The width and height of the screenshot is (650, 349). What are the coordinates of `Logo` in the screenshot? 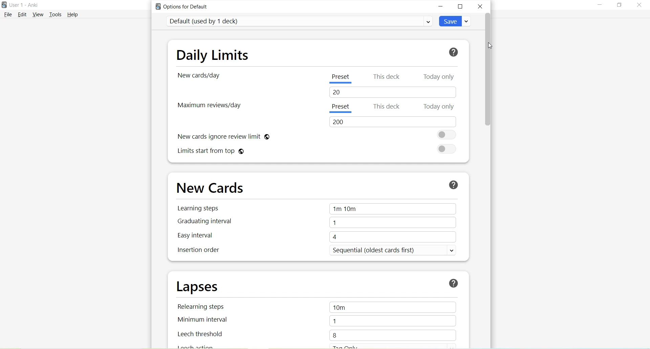 It's located at (4, 5).